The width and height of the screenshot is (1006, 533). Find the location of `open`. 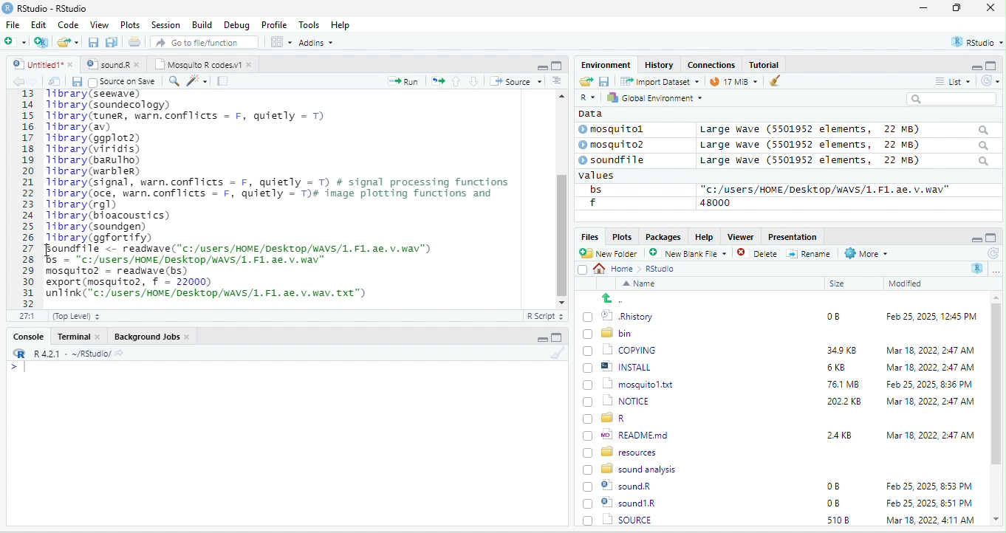

open is located at coordinates (136, 44).